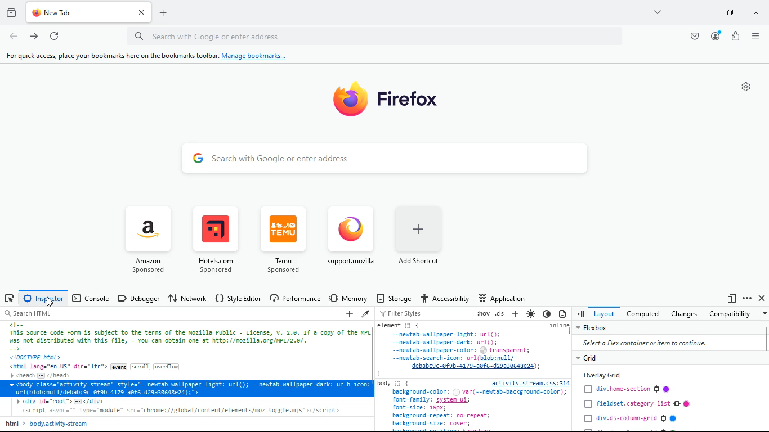 Image resolution: width=769 pixels, height=432 pixels. I want to click on add, so click(350, 315).